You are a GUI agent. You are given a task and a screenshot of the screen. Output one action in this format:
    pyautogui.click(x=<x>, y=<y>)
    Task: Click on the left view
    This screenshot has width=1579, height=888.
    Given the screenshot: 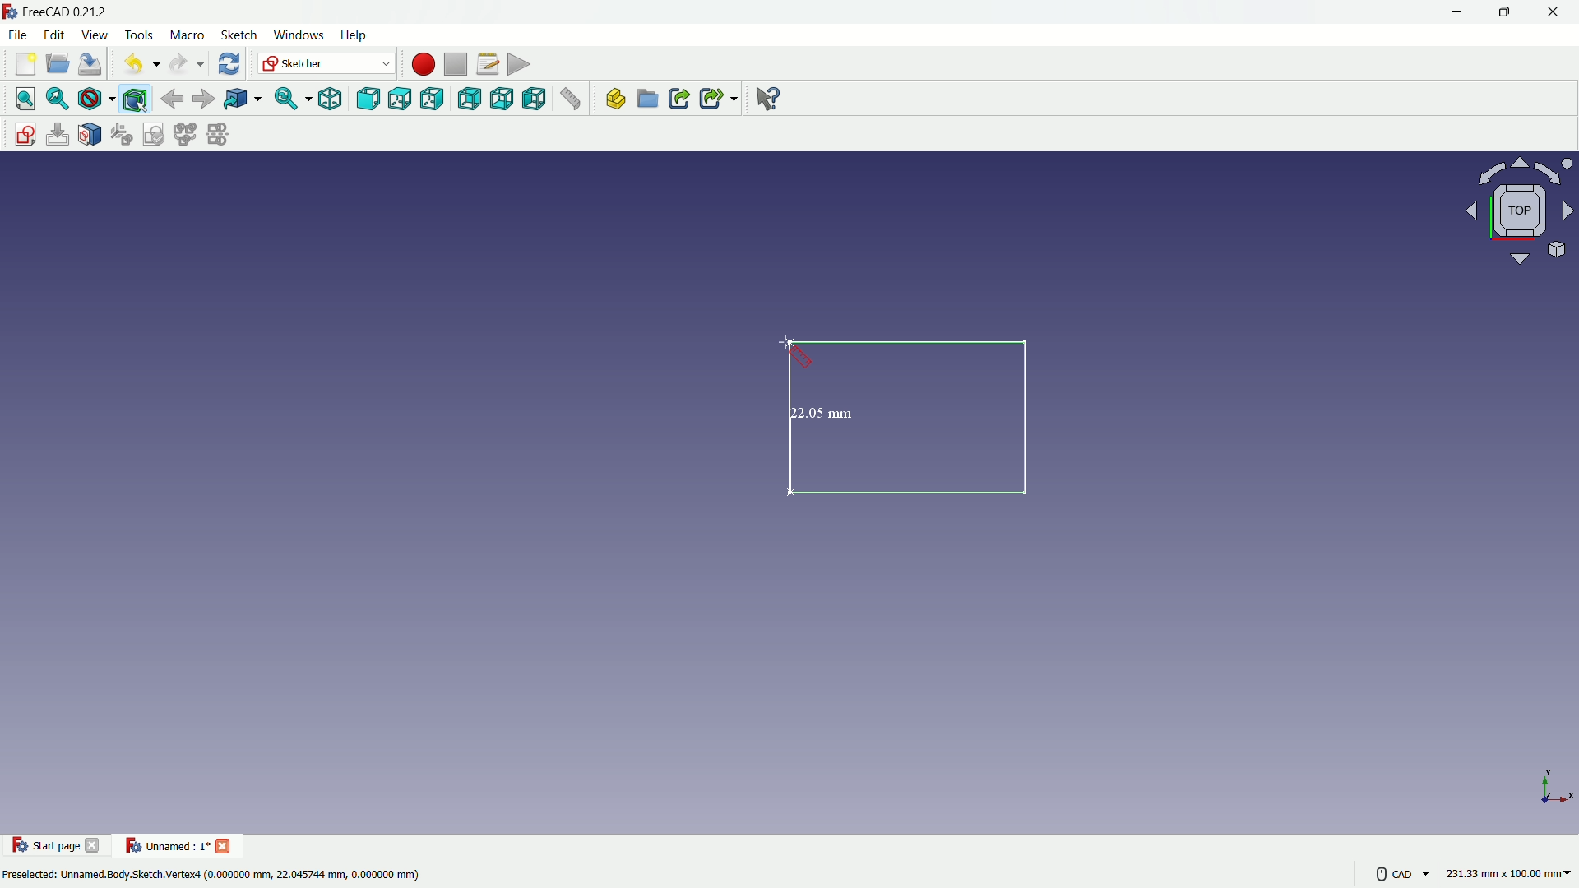 What is the action you would take?
    pyautogui.click(x=537, y=100)
    